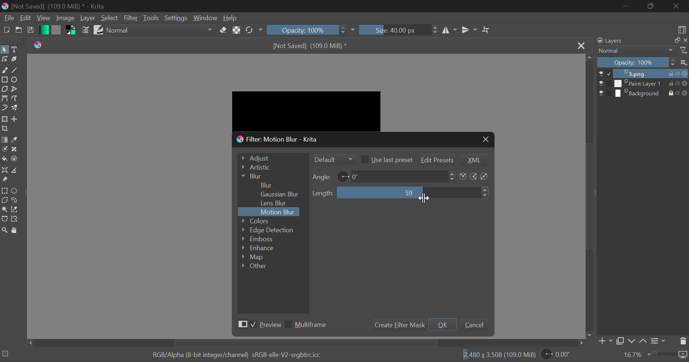  Describe the element at coordinates (4, 79) in the screenshot. I see `Rectangle` at that location.